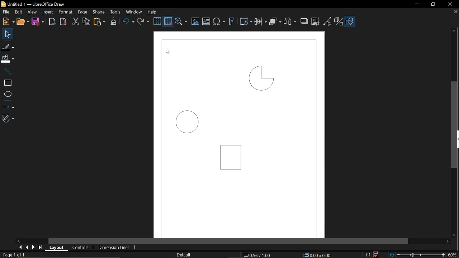 The height and width of the screenshot is (258, 459). What do you see at coordinates (113, 21) in the screenshot?
I see `Clone` at bounding box center [113, 21].